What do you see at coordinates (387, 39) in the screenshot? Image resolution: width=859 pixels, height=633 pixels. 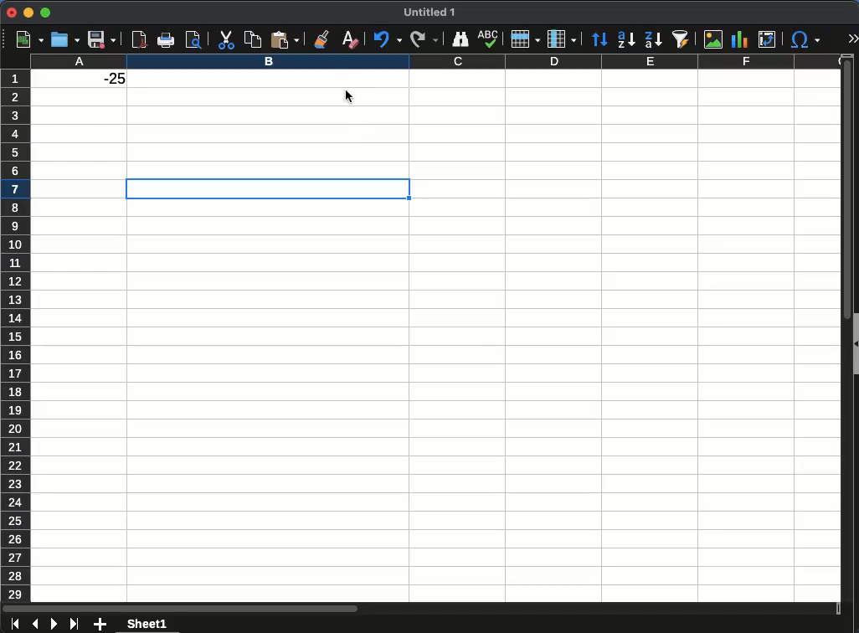 I see `undo` at bounding box center [387, 39].